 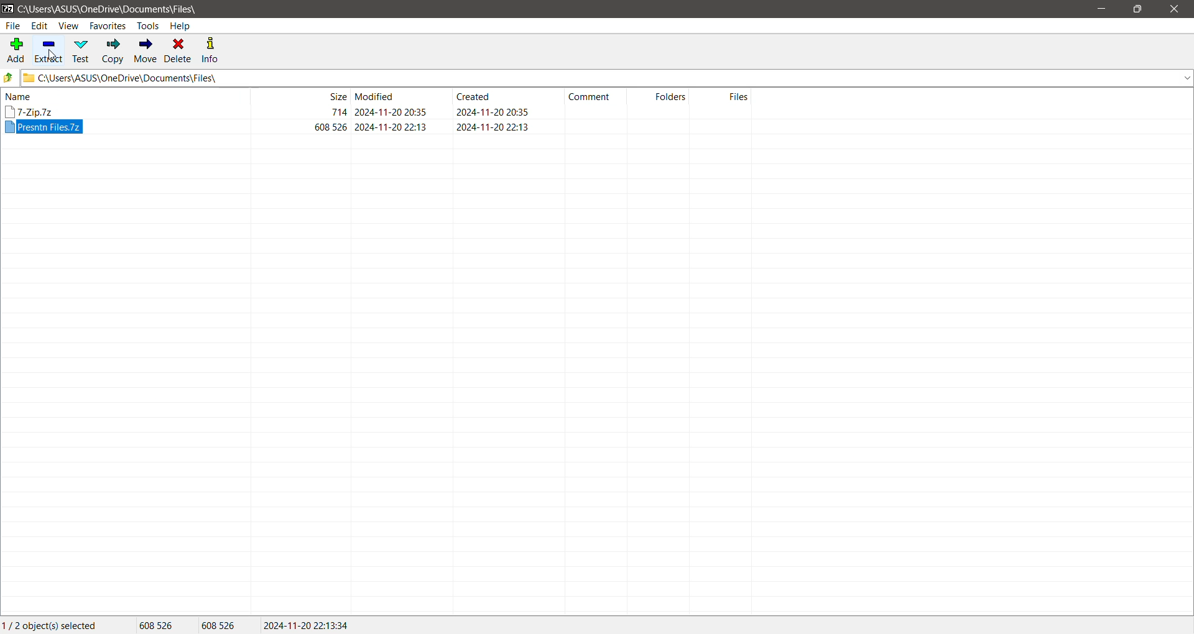 I want to click on folders, so click(x=670, y=96).